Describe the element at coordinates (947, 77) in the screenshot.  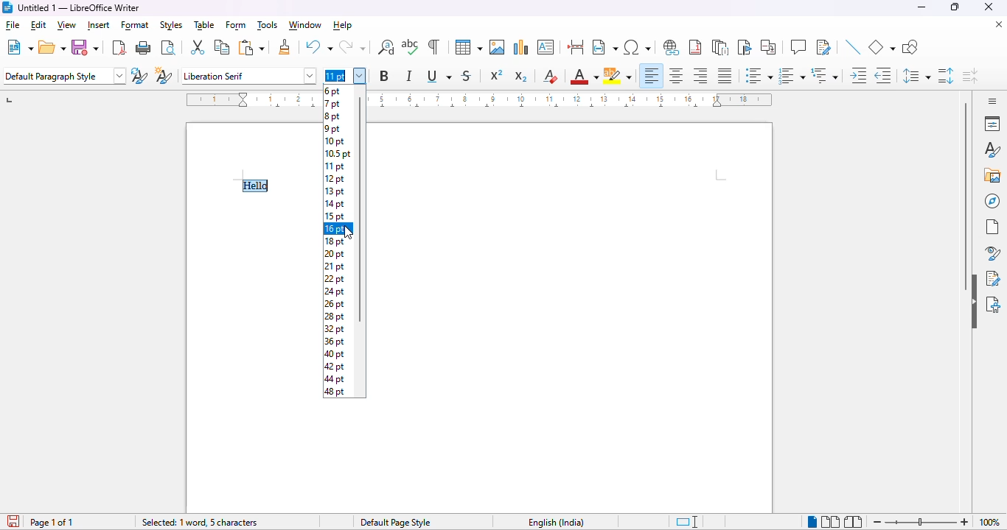
I see `increase paragraph spacing` at that location.